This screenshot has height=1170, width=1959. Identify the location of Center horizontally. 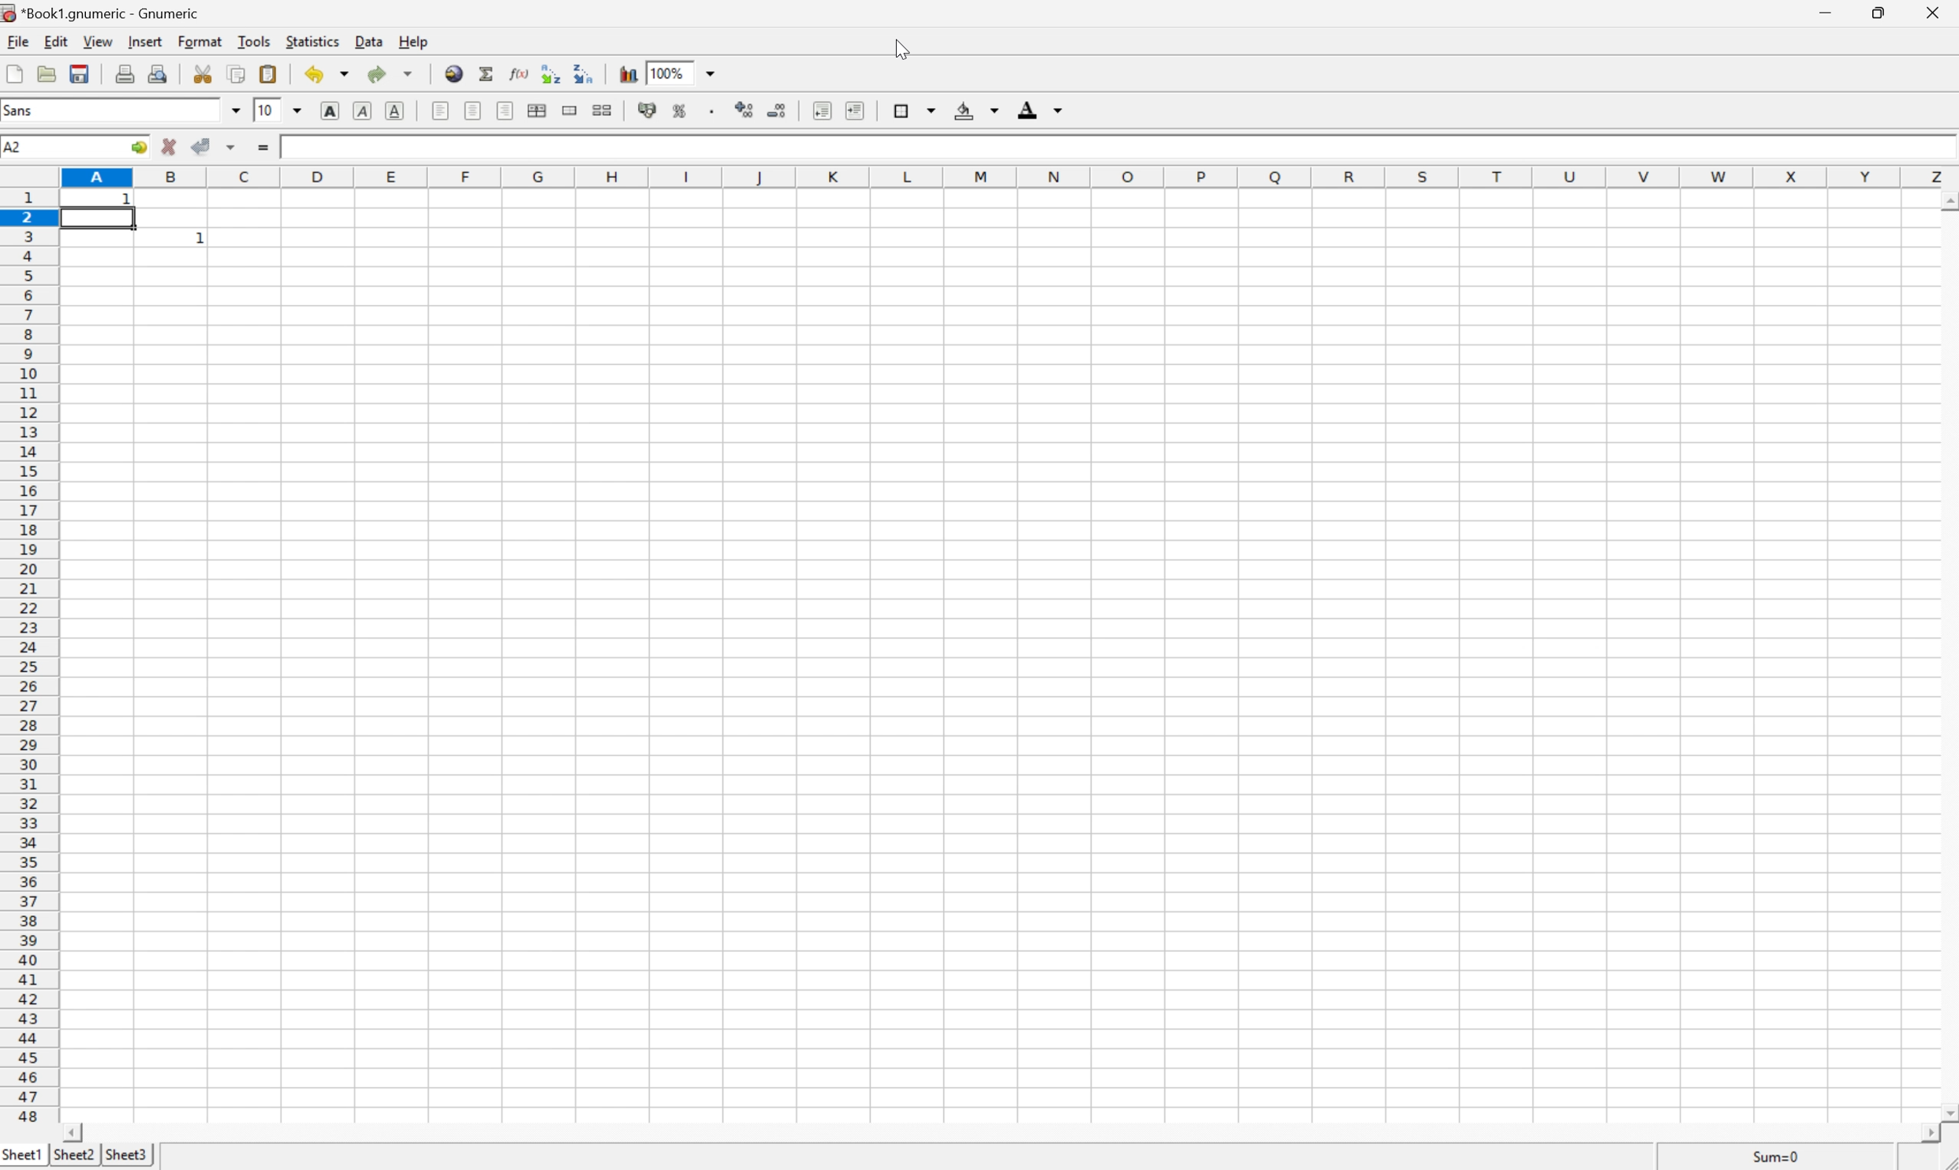
(472, 110).